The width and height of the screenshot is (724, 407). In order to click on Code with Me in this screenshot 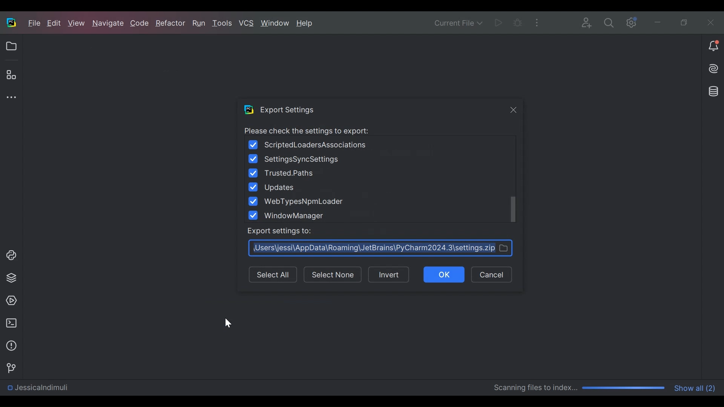, I will do `click(587, 22)`.